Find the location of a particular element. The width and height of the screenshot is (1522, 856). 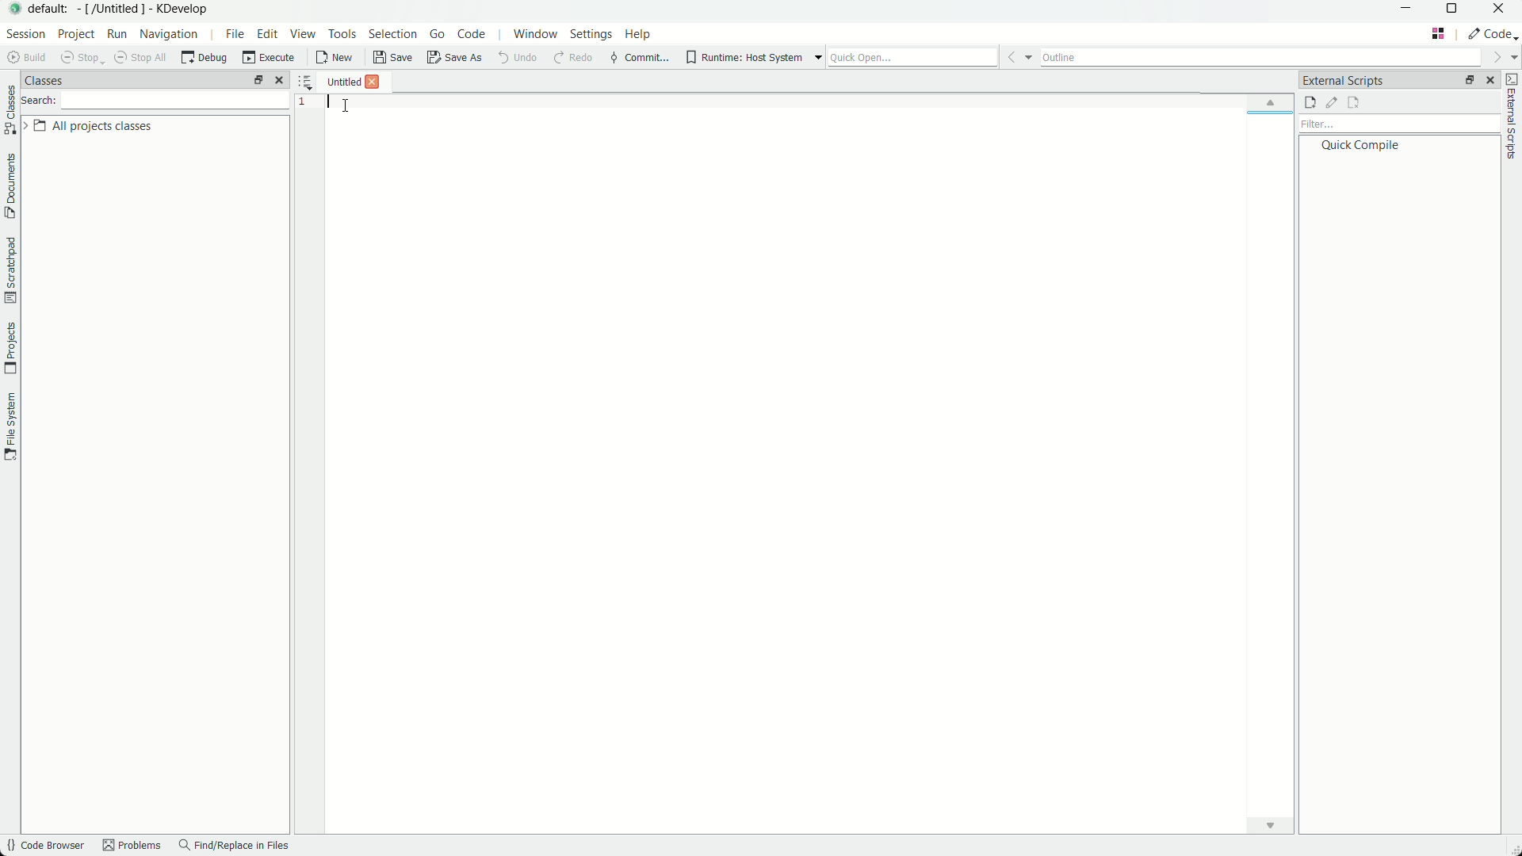

close pane is located at coordinates (1490, 81).